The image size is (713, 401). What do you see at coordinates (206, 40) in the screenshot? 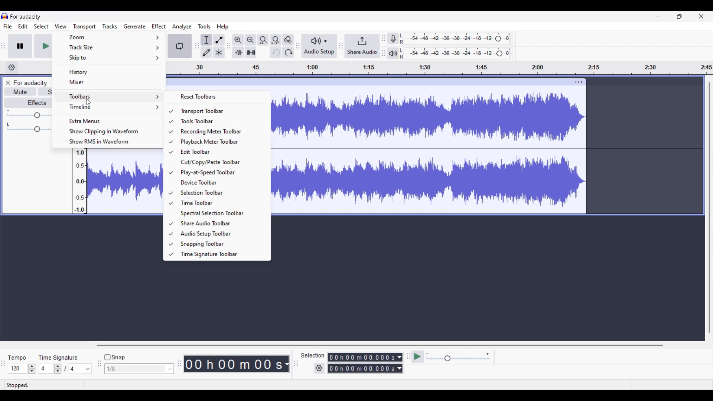
I see `Selection tool` at bounding box center [206, 40].